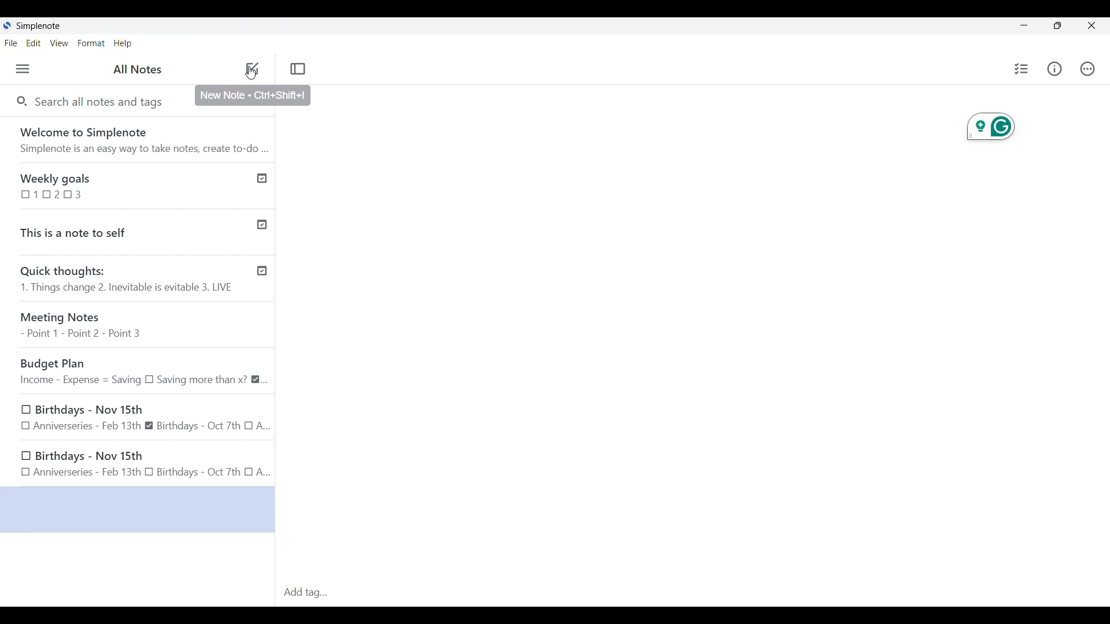 This screenshot has height=624, width=1110. Describe the element at coordinates (1091, 25) in the screenshot. I see `Close interface` at that location.